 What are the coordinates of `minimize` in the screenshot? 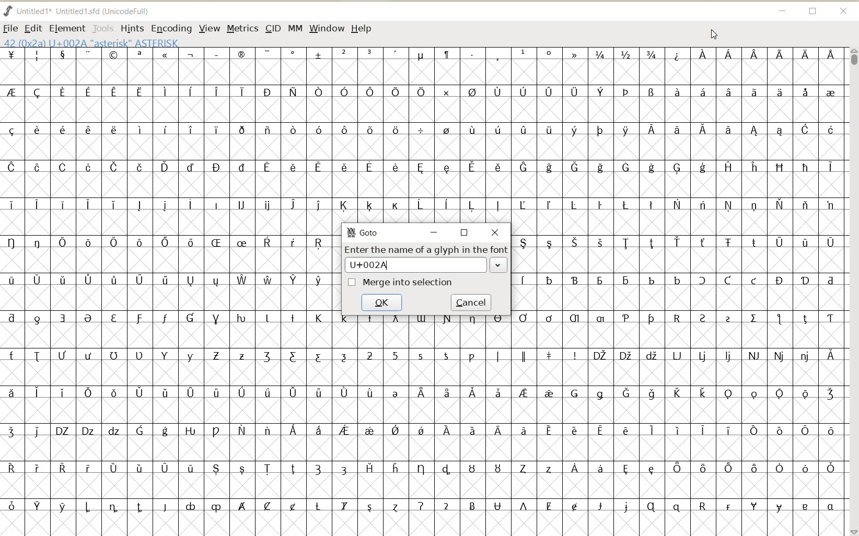 It's located at (433, 232).